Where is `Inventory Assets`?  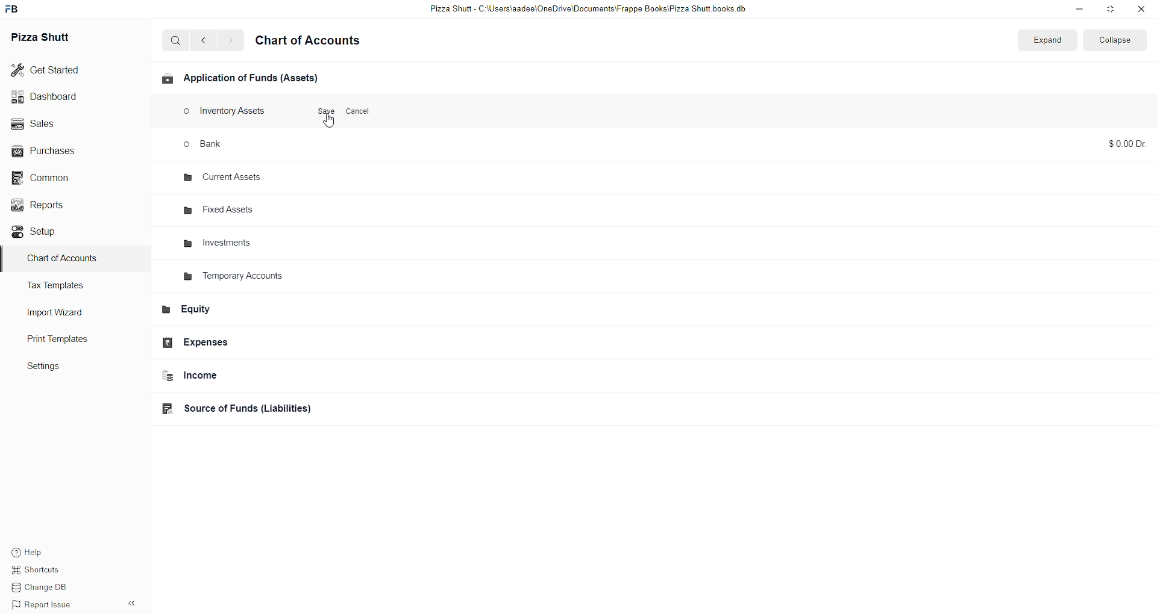
Inventory Assets is located at coordinates (219, 111).